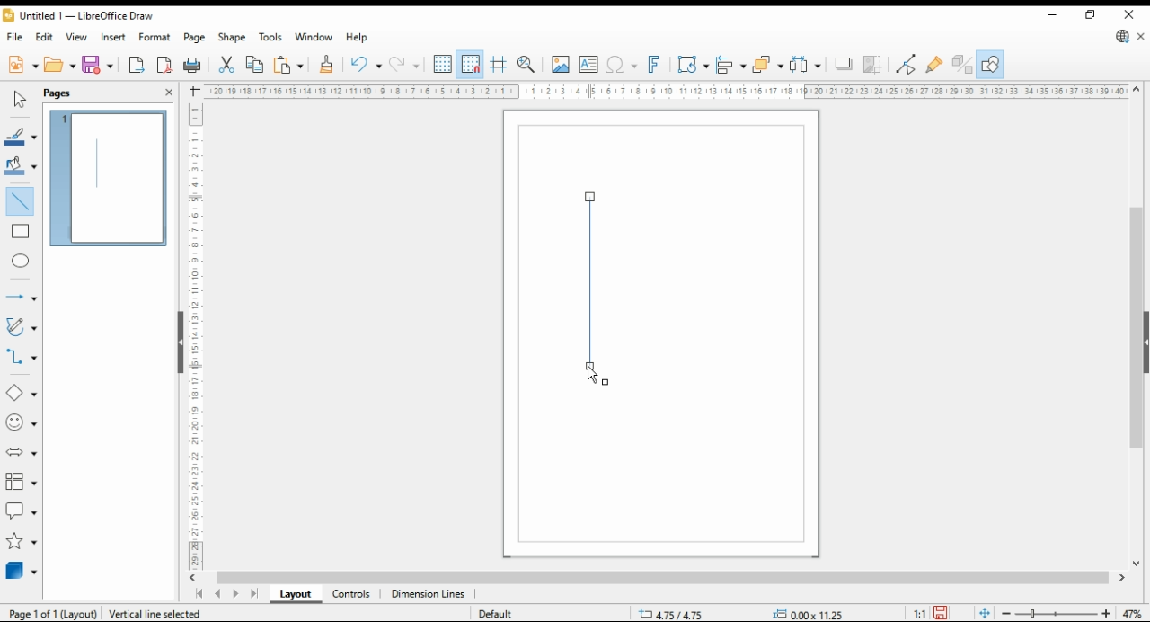 The width and height of the screenshot is (1150, 622). I want to click on help, so click(357, 38).